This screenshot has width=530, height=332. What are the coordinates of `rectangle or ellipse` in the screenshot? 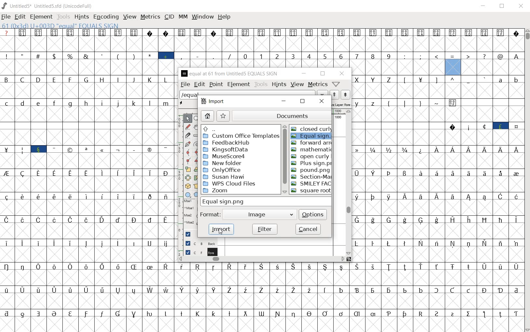 It's located at (188, 195).